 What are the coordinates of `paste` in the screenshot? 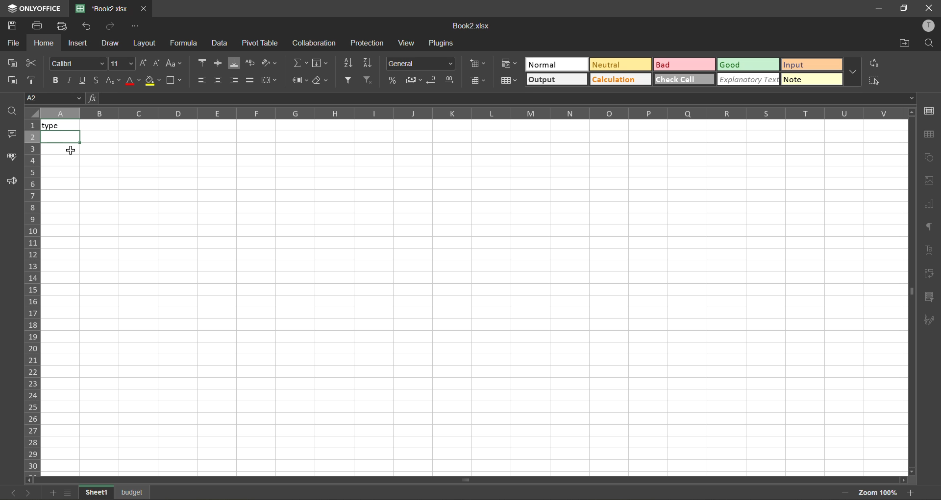 It's located at (12, 79).